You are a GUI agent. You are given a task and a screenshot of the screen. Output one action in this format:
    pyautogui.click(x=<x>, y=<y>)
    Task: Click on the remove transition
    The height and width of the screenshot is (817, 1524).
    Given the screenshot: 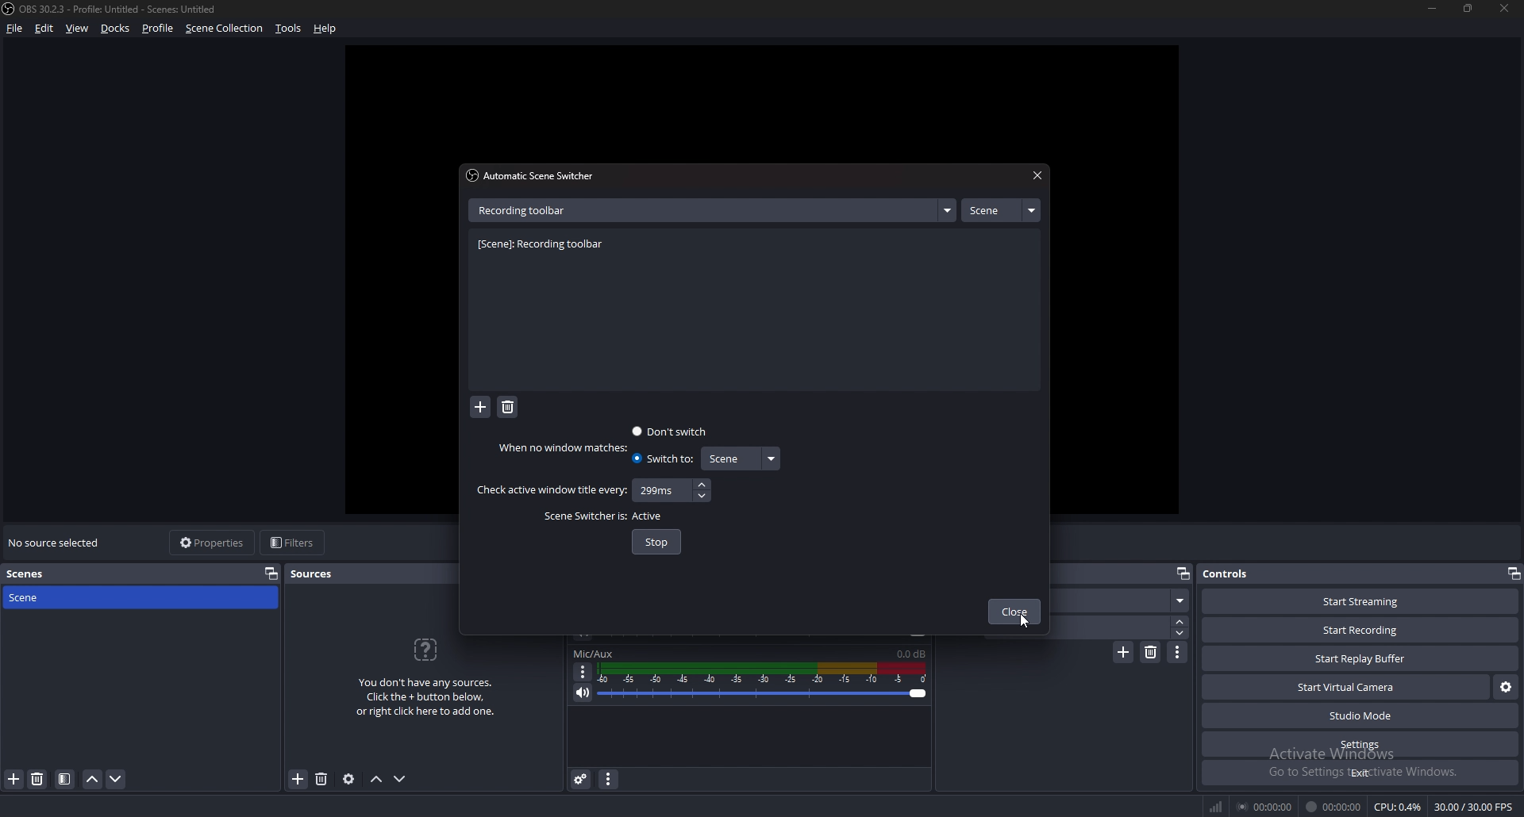 What is the action you would take?
    pyautogui.click(x=1152, y=652)
    